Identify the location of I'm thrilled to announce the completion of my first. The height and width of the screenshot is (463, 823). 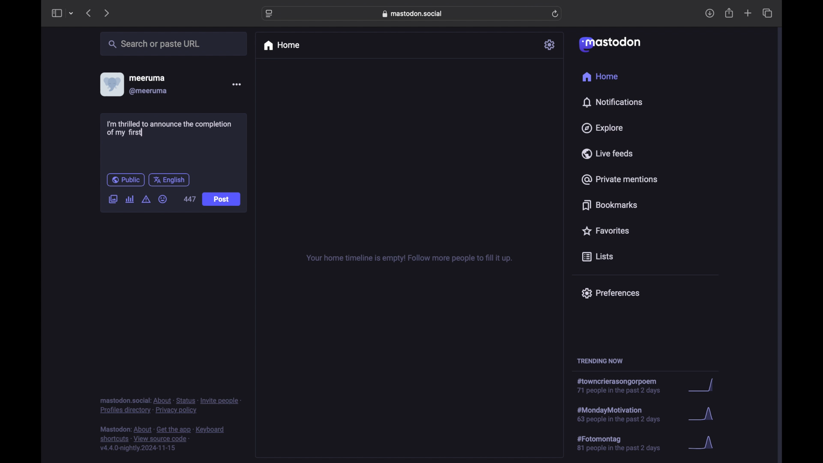
(167, 128).